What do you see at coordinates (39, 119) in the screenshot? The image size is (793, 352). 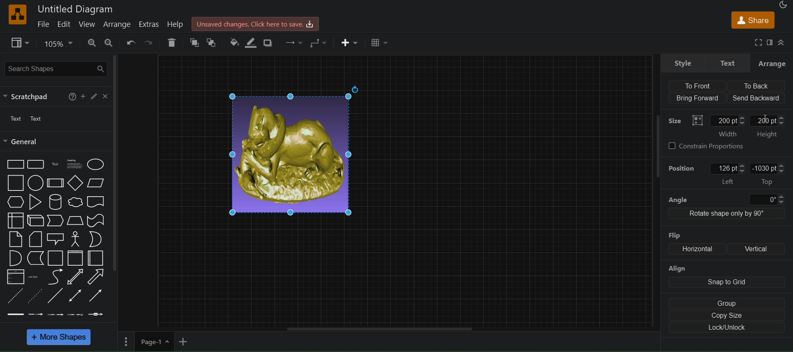 I see `Text` at bounding box center [39, 119].